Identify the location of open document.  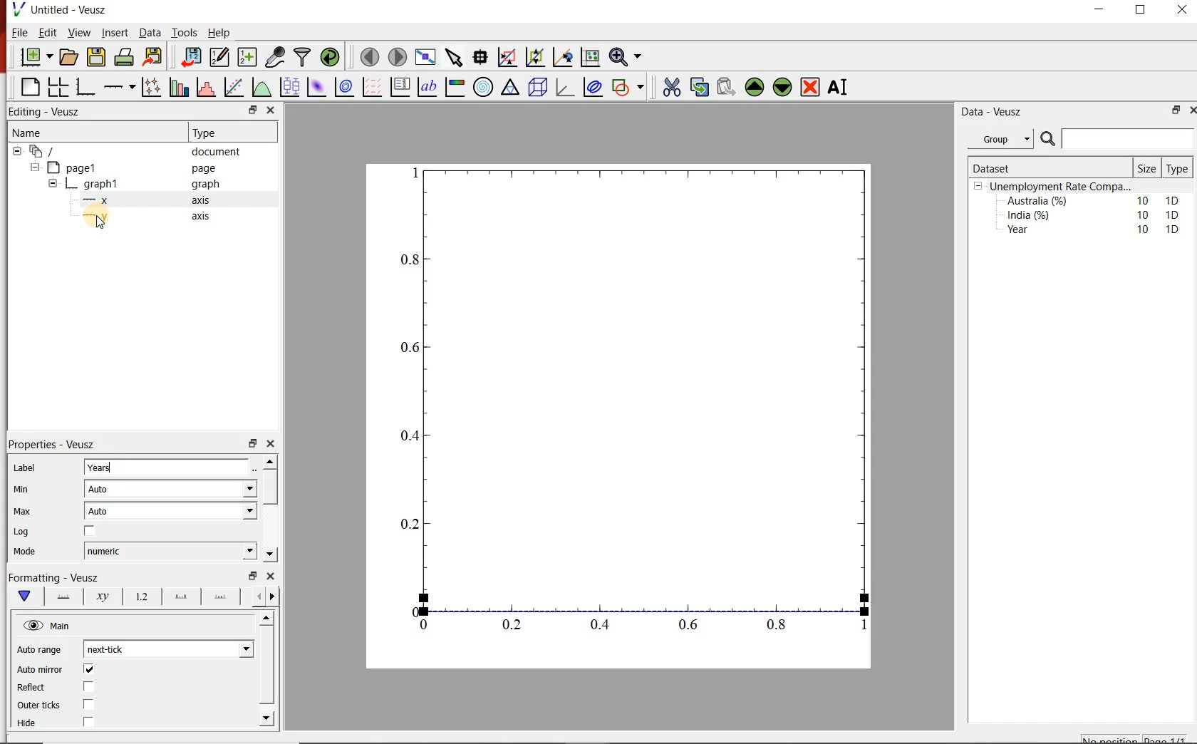
(70, 57).